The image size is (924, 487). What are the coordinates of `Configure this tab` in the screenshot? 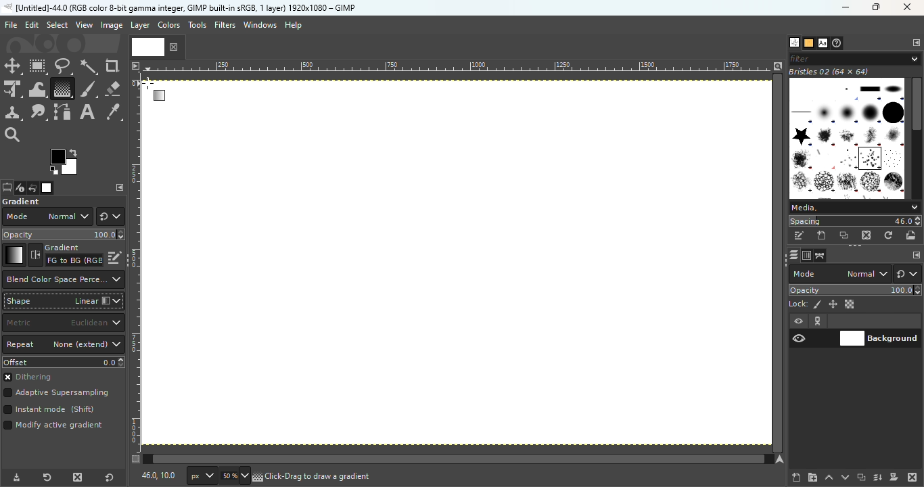 It's located at (915, 256).